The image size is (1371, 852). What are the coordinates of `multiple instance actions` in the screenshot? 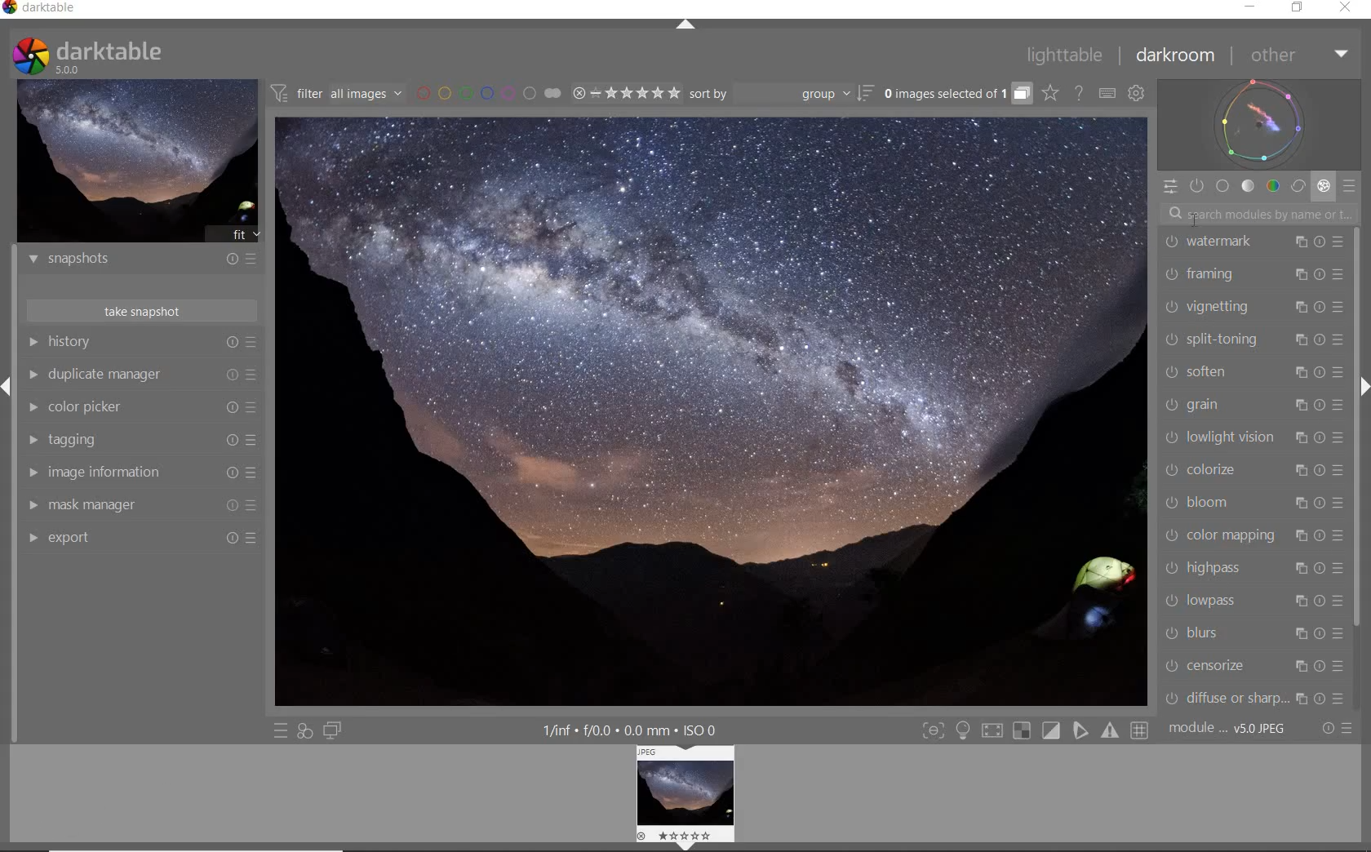 It's located at (1300, 403).